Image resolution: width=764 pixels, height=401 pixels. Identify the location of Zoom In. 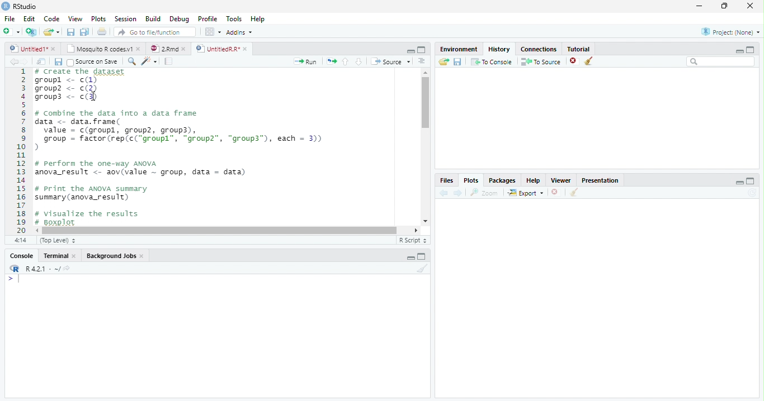
(131, 62).